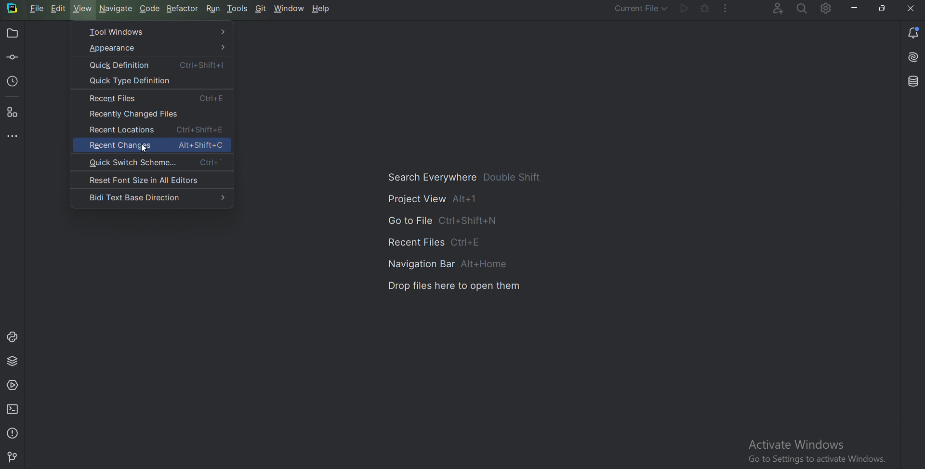  I want to click on Appearance, so click(151, 48).